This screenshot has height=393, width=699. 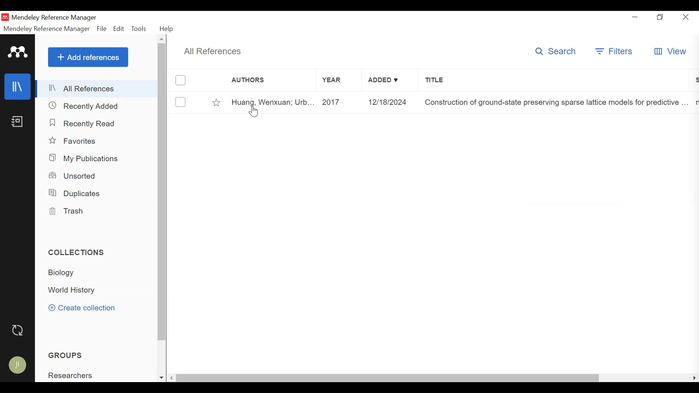 What do you see at coordinates (83, 308) in the screenshot?
I see `Create Collection` at bounding box center [83, 308].